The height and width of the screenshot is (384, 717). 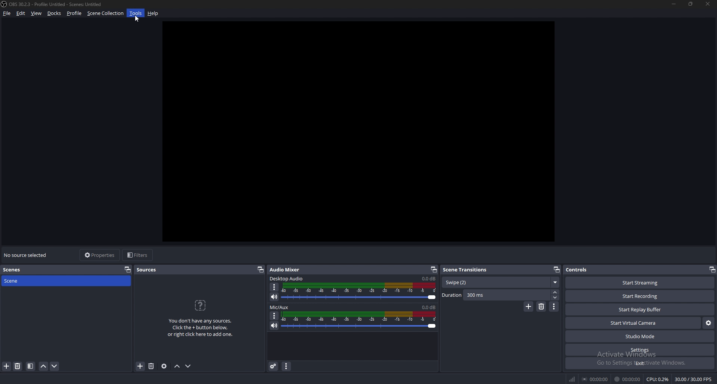 What do you see at coordinates (37, 13) in the screenshot?
I see `view` at bounding box center [37, 13].